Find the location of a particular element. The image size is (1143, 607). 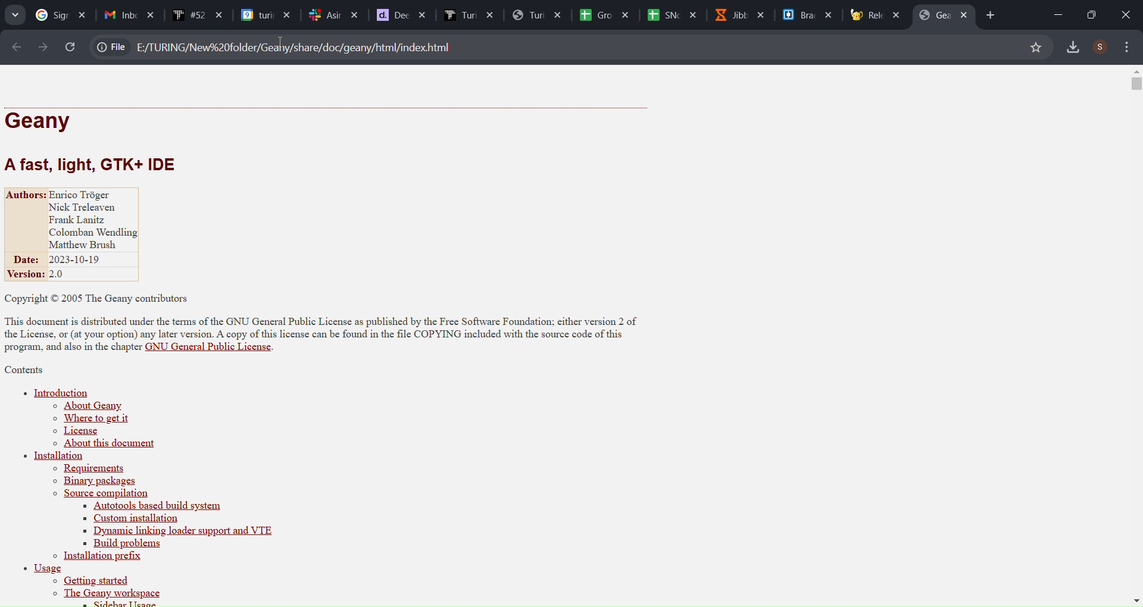

scroll up is located at coordinates (1133, 71).